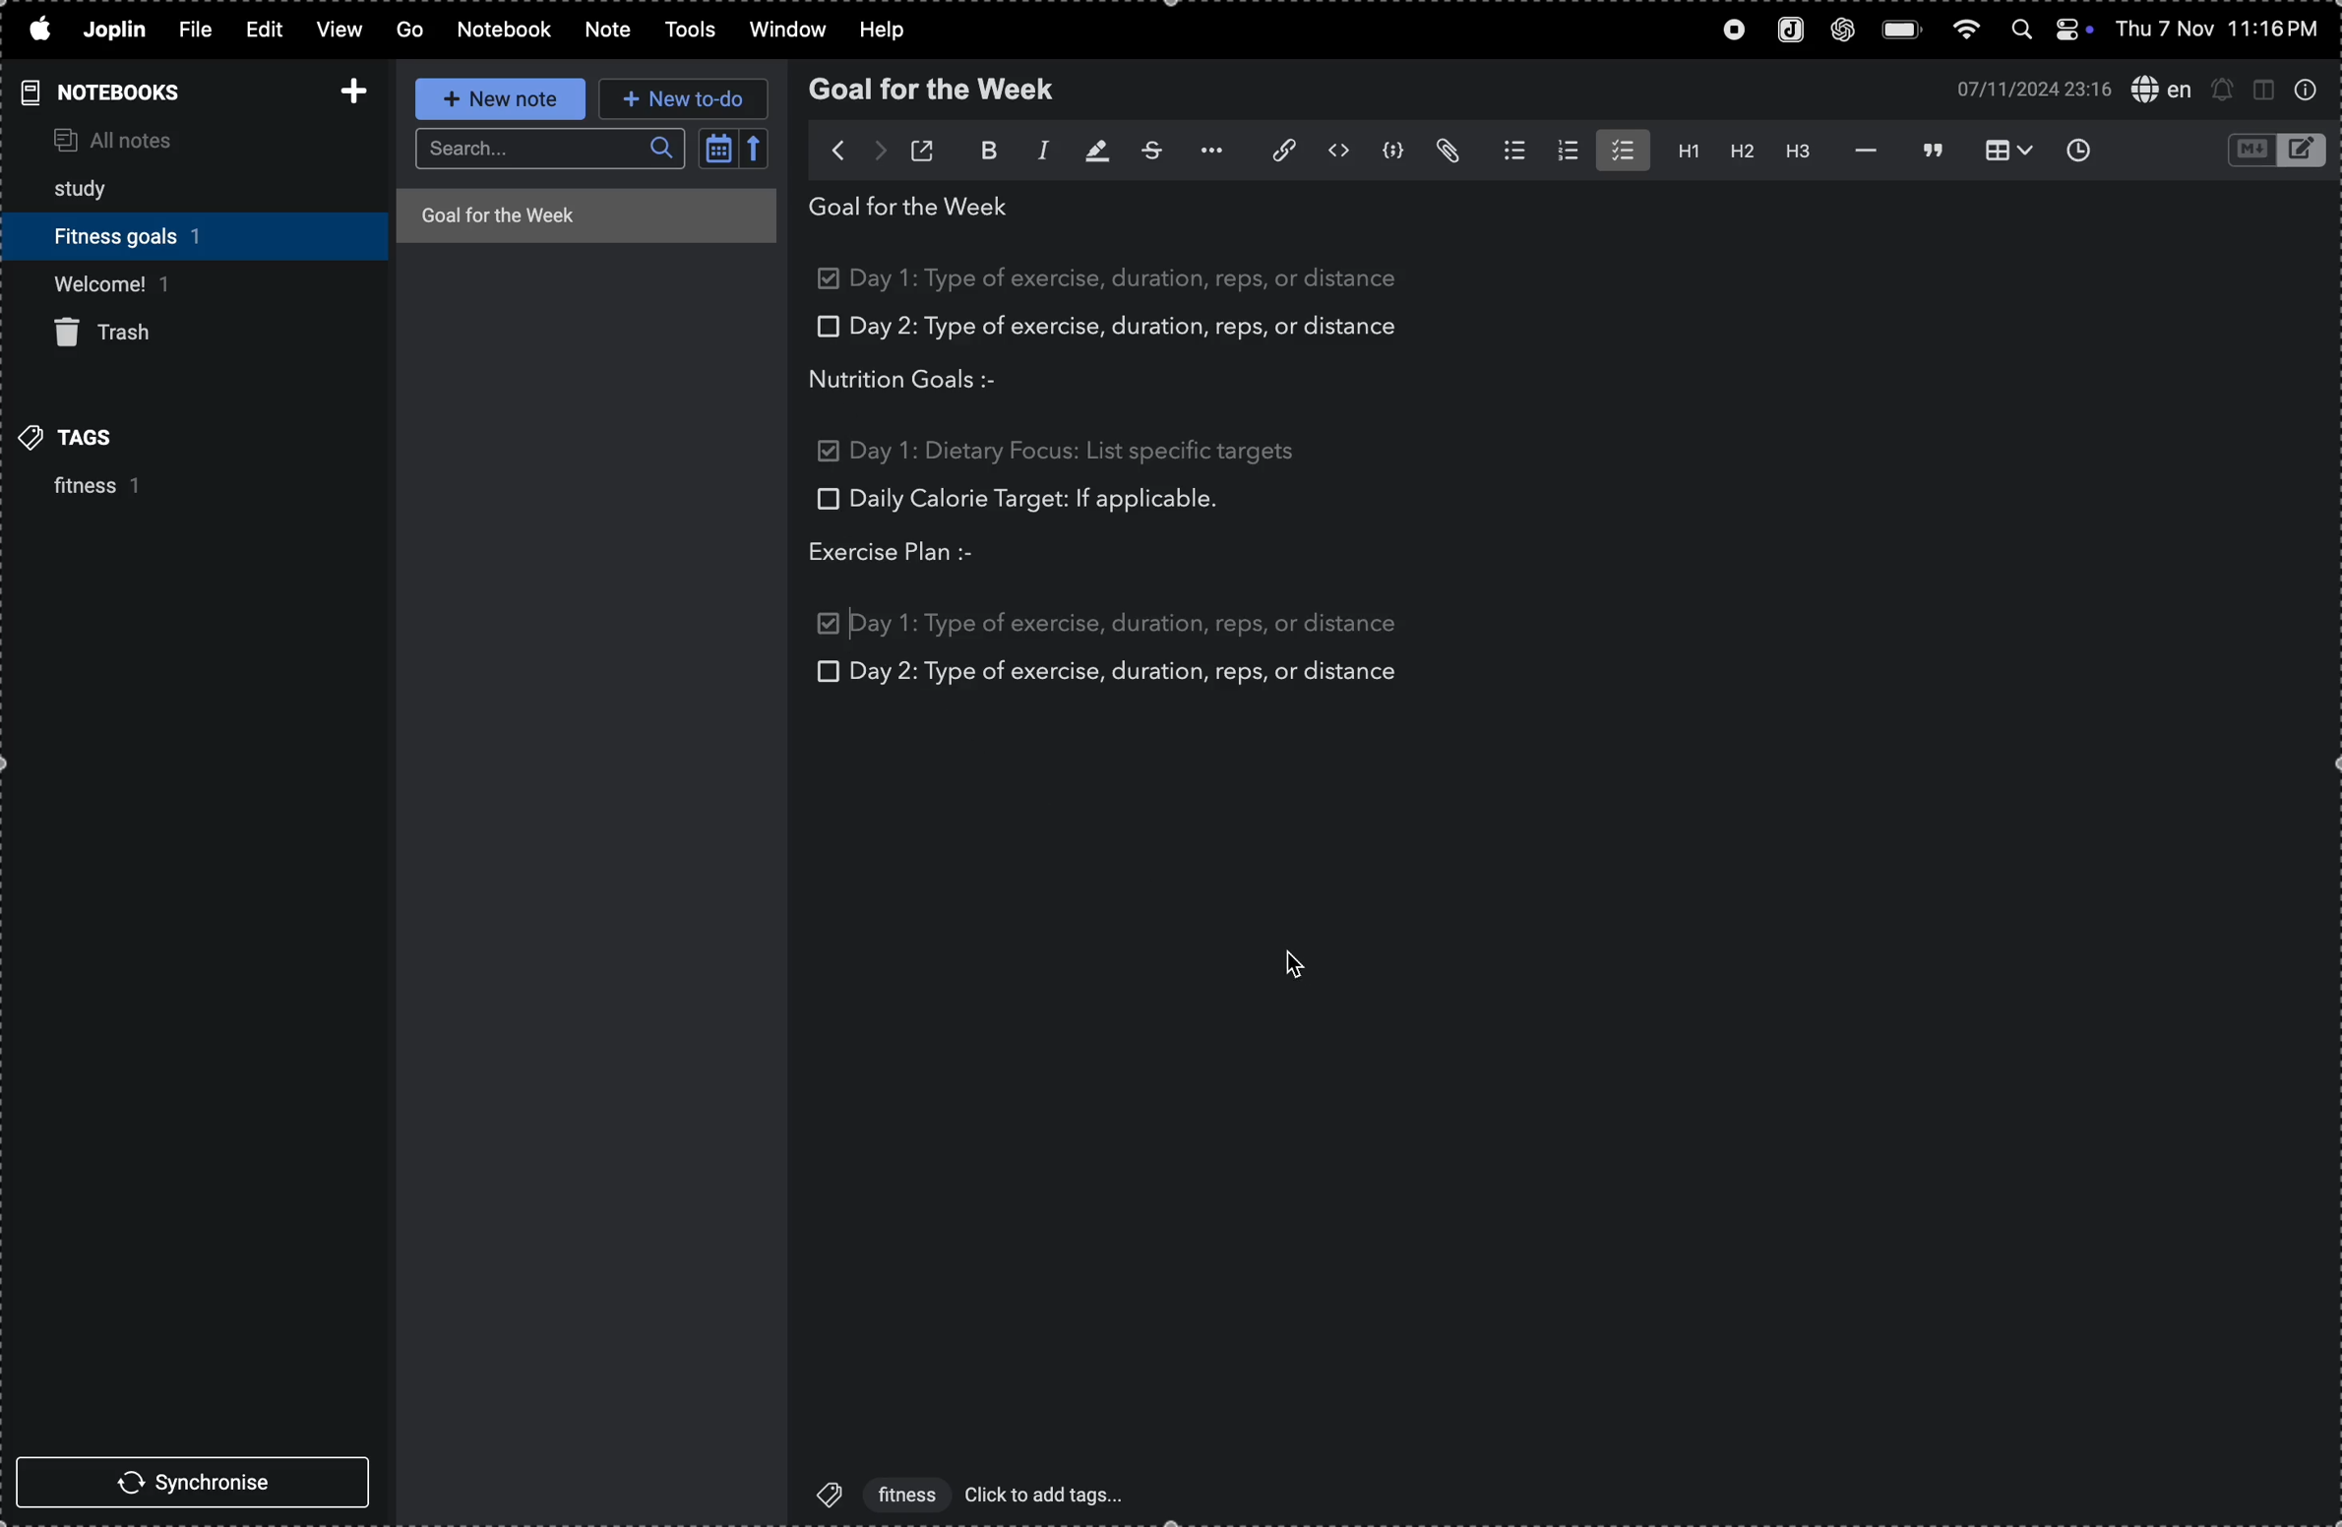 This screenshot has width=2342, height=1527. Describe the element at coordinates (1737, 151) in the screenshot. I see `heading 2` at that location.